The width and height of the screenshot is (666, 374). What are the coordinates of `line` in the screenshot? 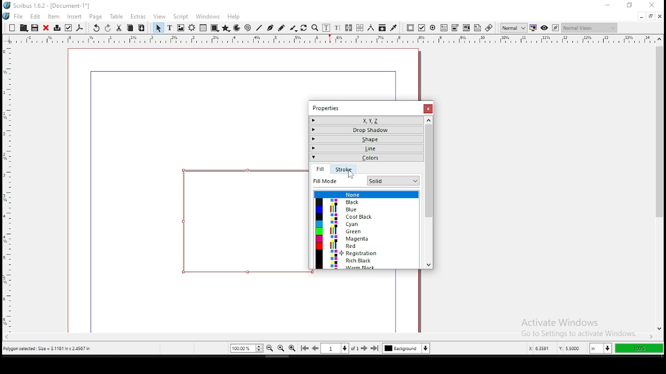 It's located at (259, 28).